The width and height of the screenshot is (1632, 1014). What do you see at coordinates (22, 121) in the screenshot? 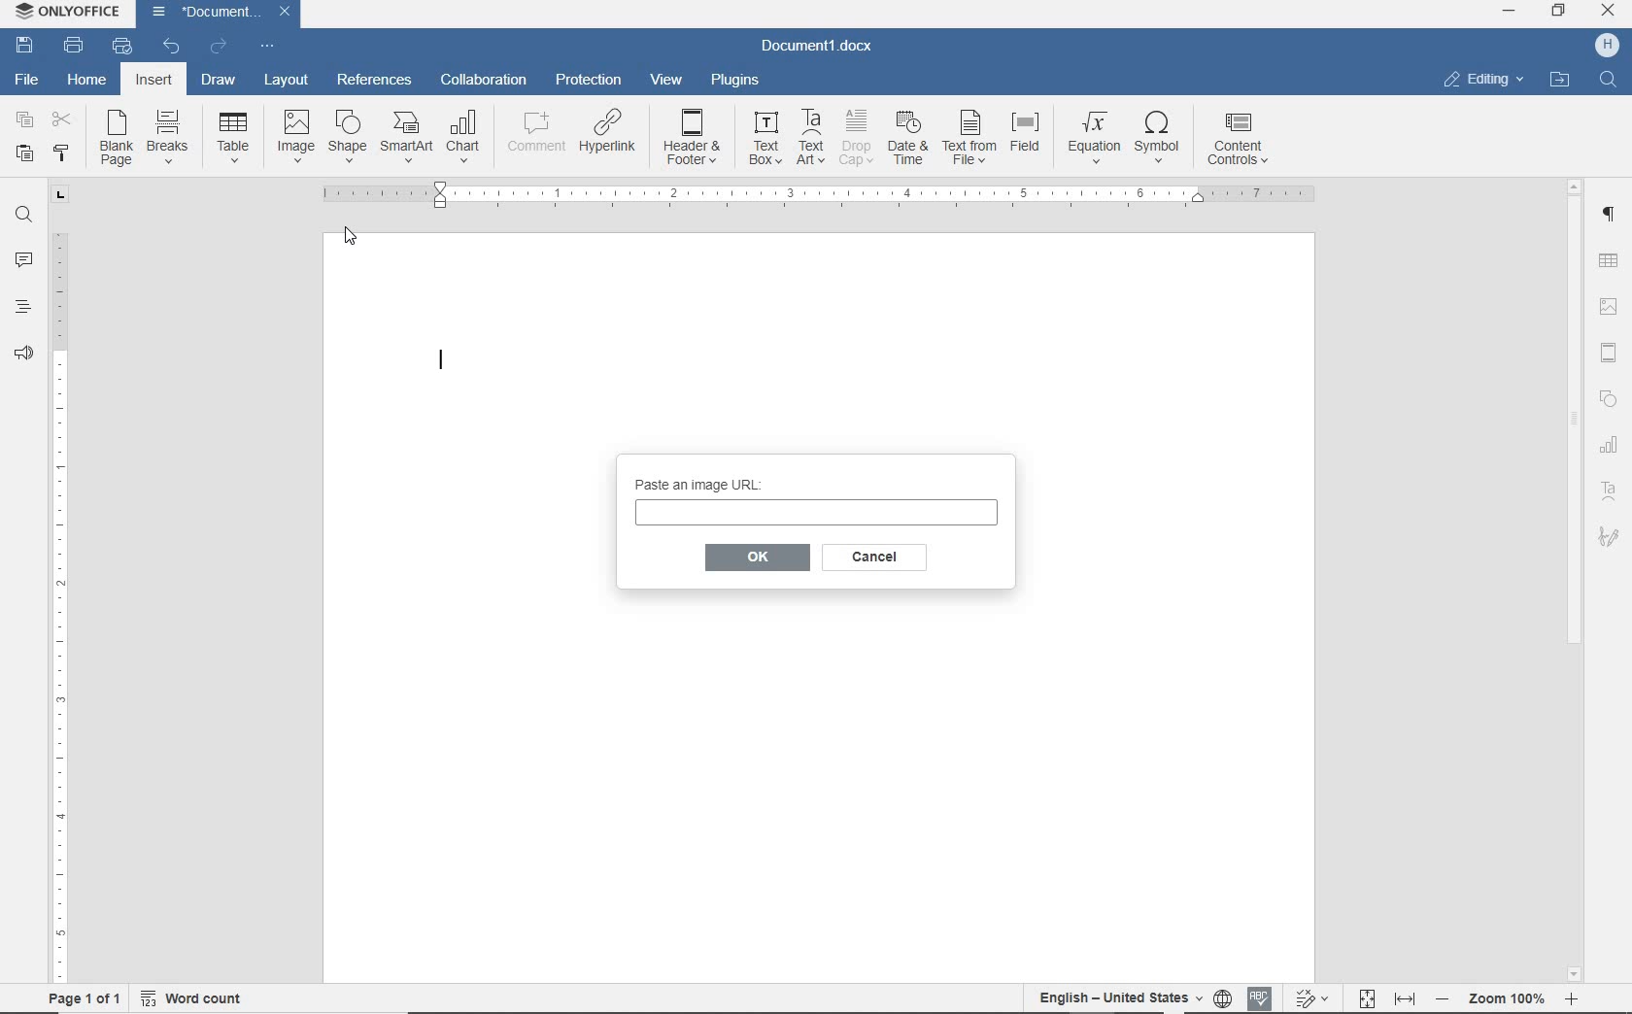
I see `copy` at bounding box center [22, 121].